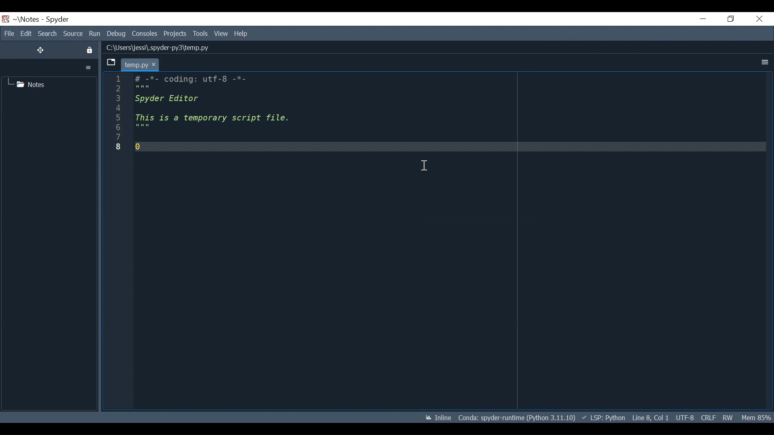 The image size is (774, 435). I want to click on lock, so click(90, 50).